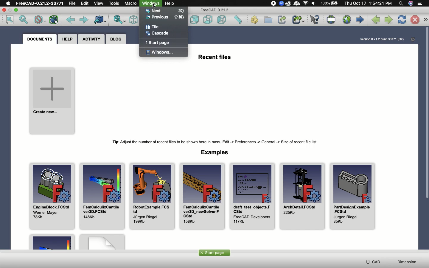  What do you see at coordinates (215, 152) in the screenshot?
I see `Examples` at bounding box center [215, 152].